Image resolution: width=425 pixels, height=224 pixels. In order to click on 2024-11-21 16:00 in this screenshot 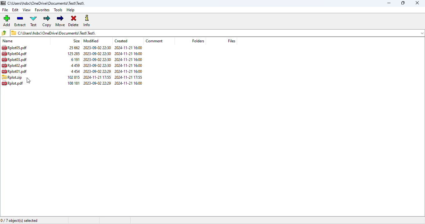, I will do `click(129, 59)`.